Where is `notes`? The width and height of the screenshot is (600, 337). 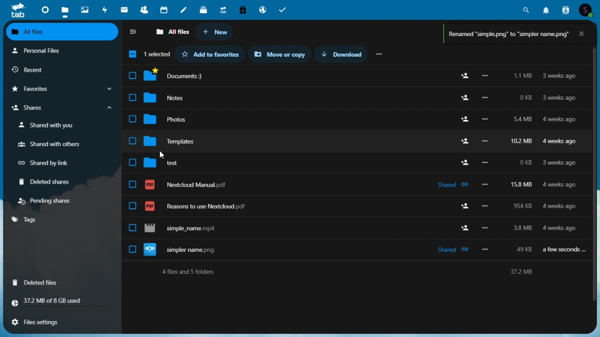 notes is located at coordinates (186, 9).